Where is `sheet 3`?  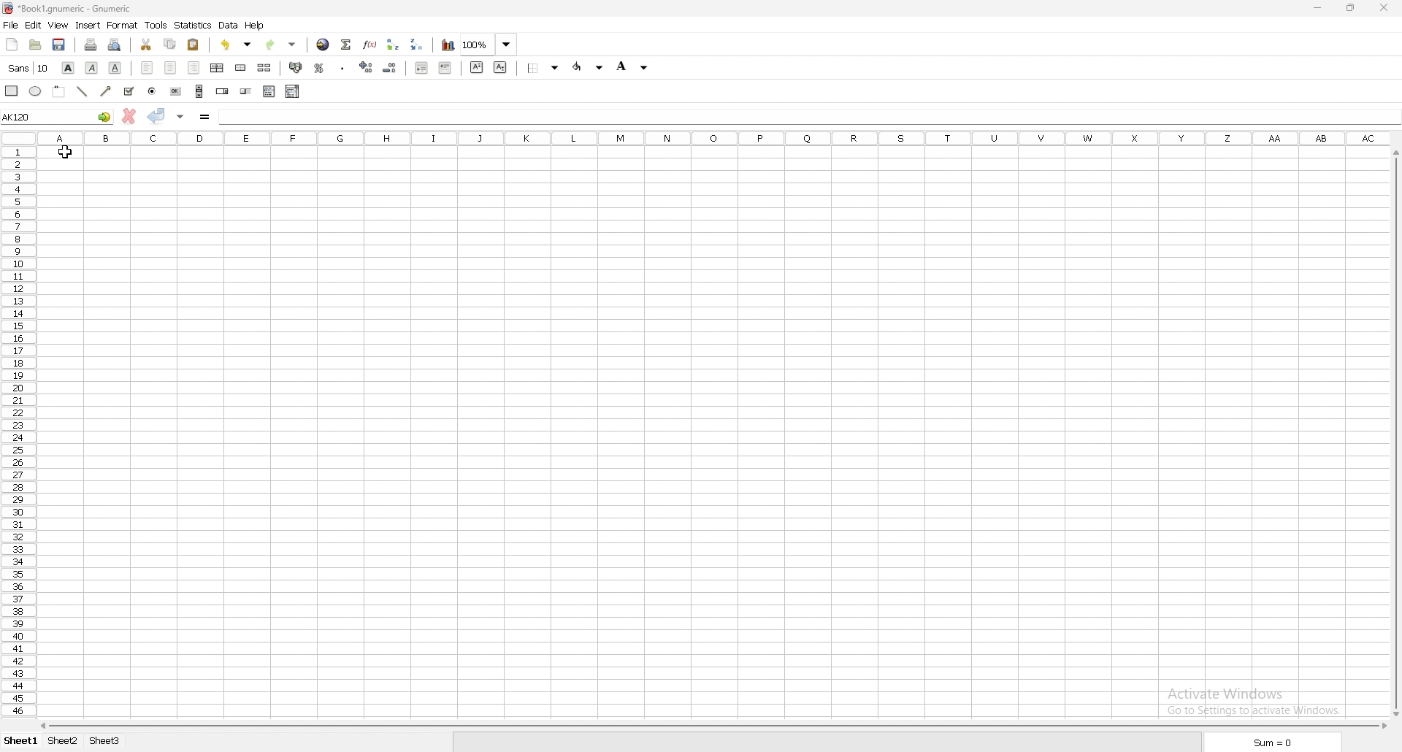
sheet 3 is located at coordinates (106, 741).